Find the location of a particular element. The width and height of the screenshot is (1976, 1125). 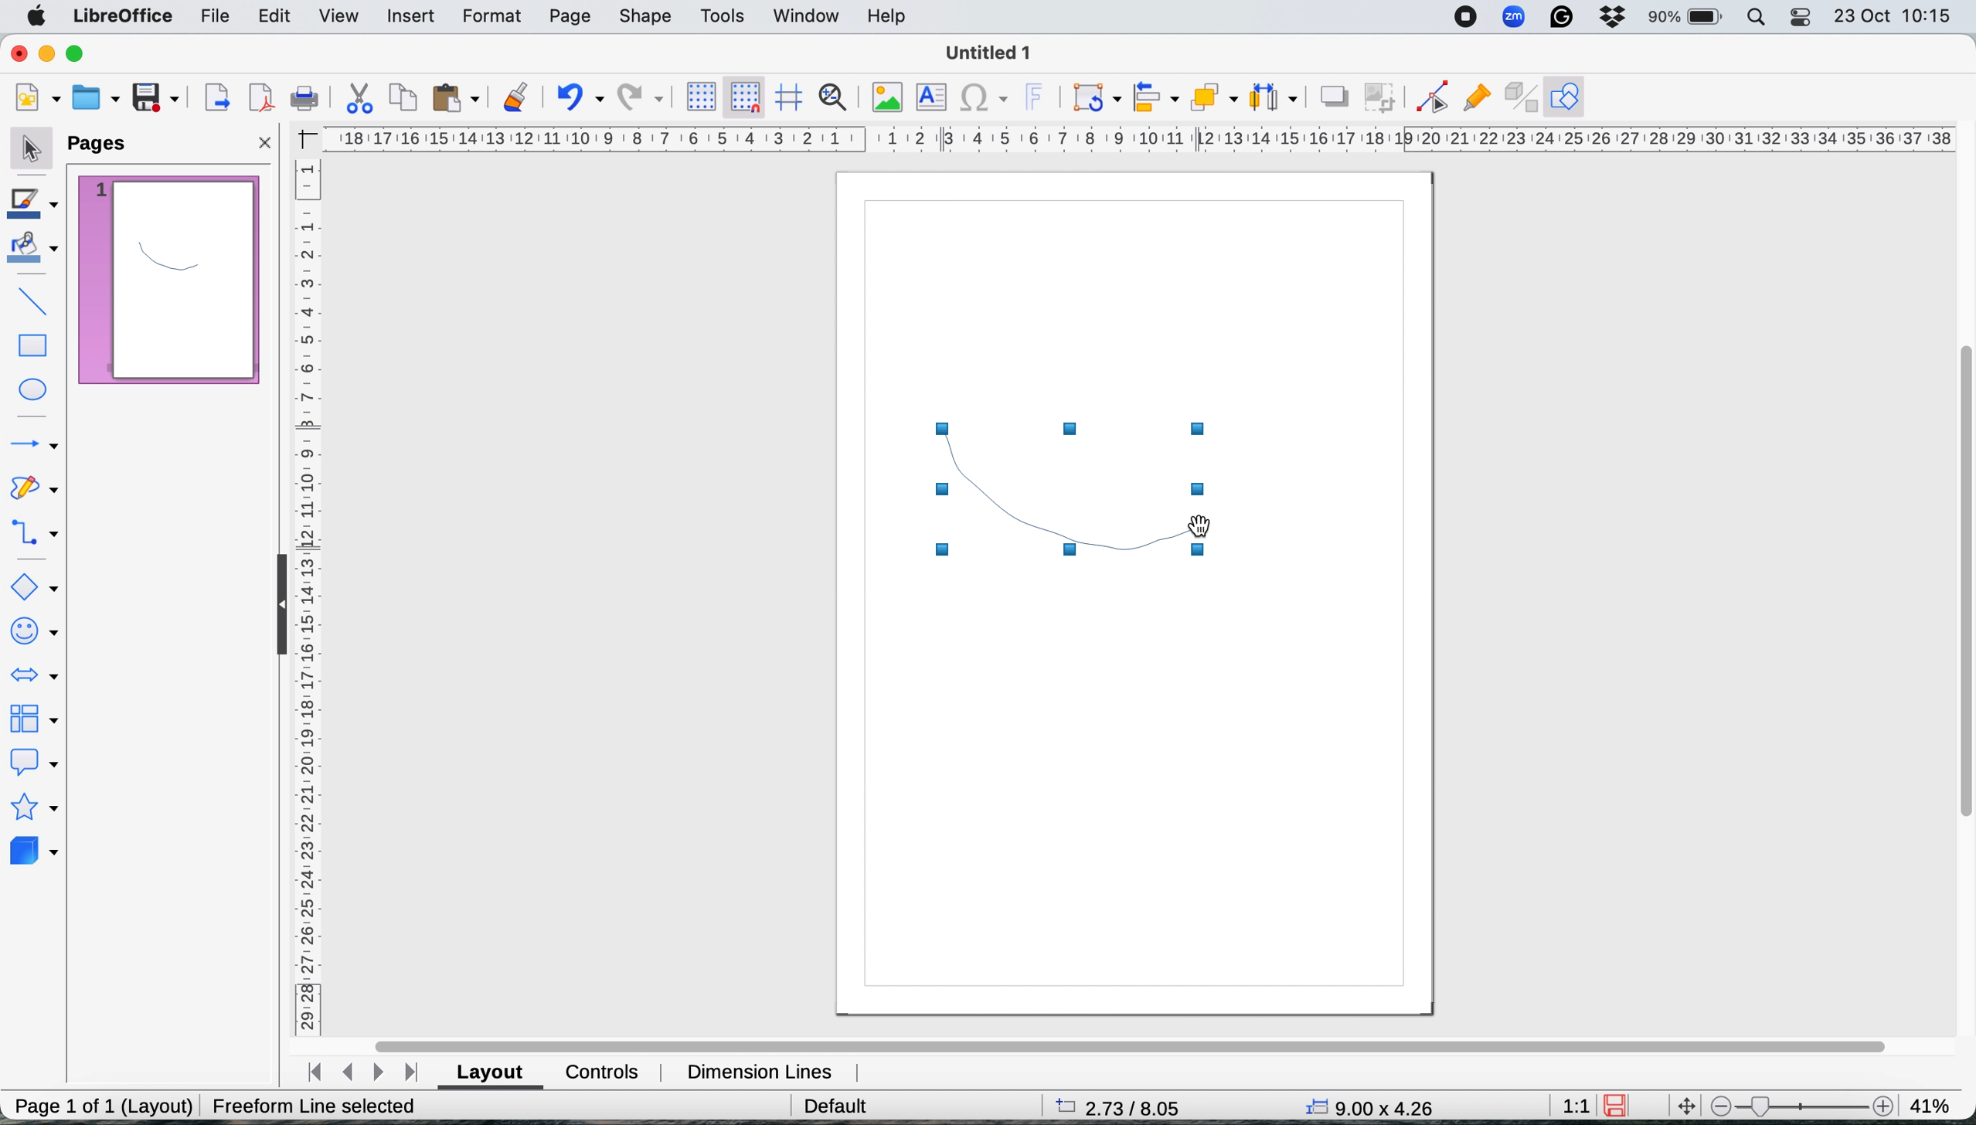

window is located at coordinates (806, 16).